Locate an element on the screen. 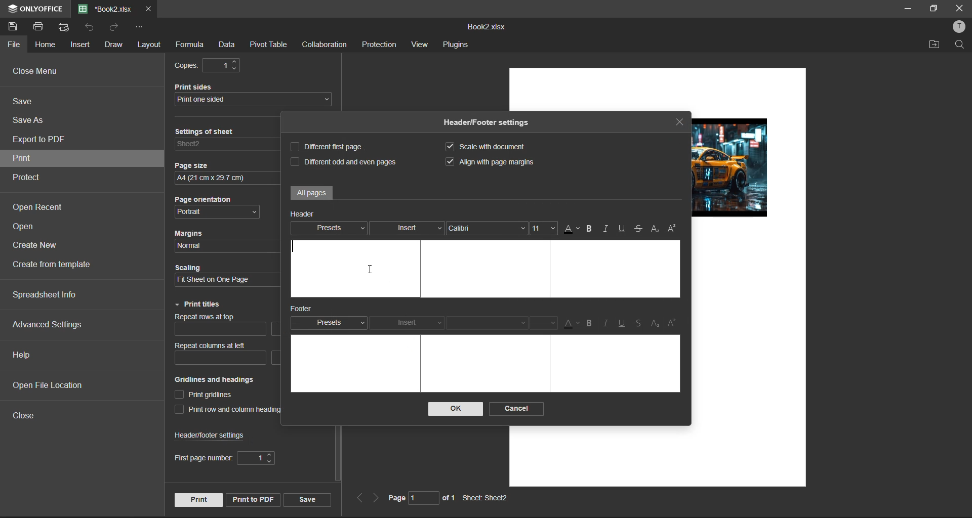 This screenshot has height=518, width=972. strikethrough is located at coordinates (638, 228).